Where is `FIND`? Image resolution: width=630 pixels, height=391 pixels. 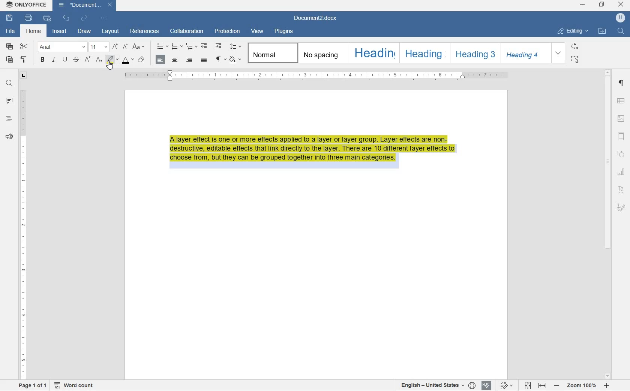
FIND is located at coordinates (9, 83).